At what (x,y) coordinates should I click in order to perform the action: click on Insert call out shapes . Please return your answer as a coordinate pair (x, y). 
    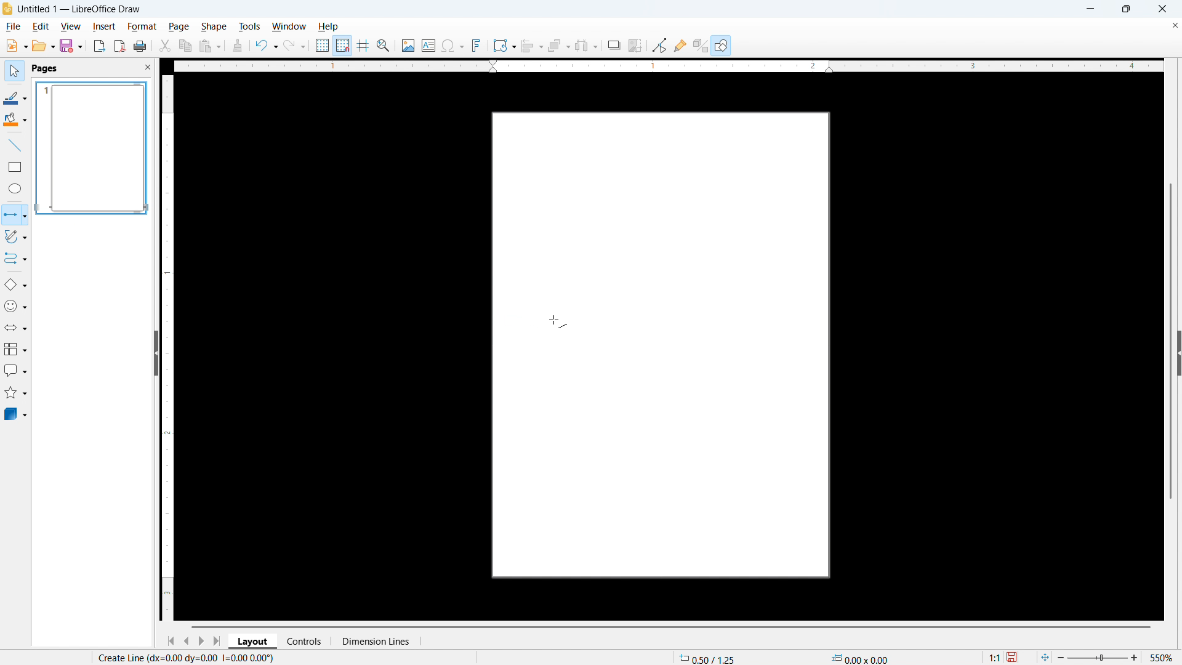
    Looking at the image, I should click on (16, 370).